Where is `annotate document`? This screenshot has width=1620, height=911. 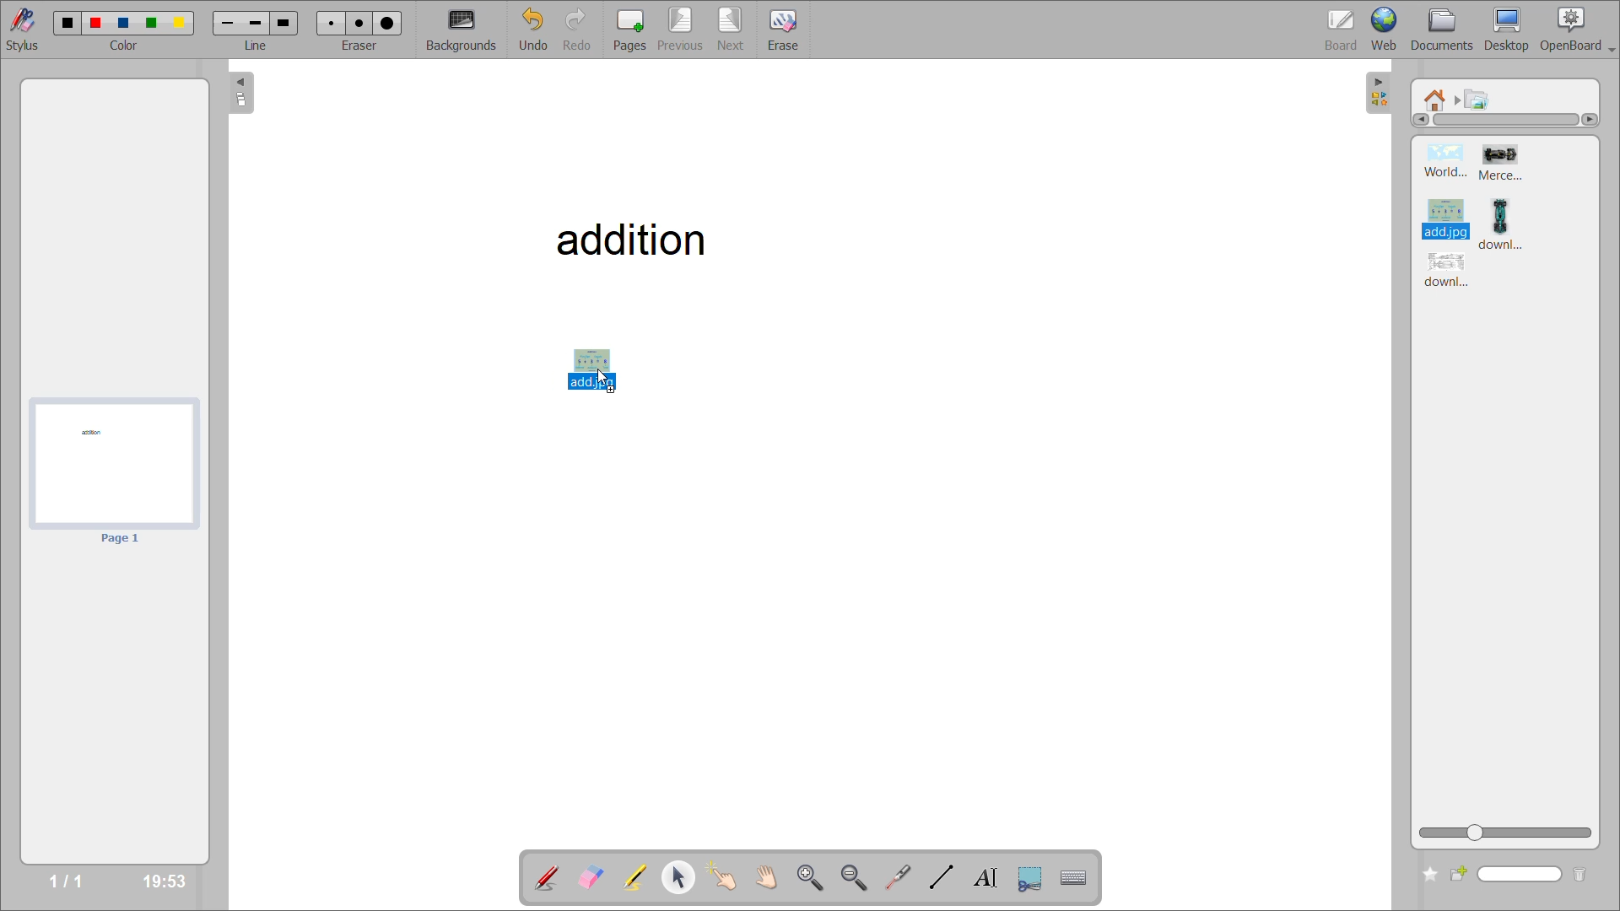 annotate document is located at coordinates (545, 879).